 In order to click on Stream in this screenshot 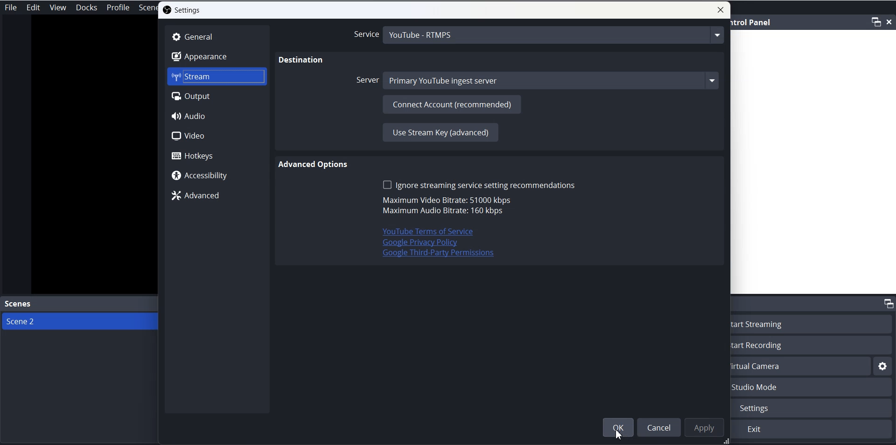, I will do `click(217, 76)`.